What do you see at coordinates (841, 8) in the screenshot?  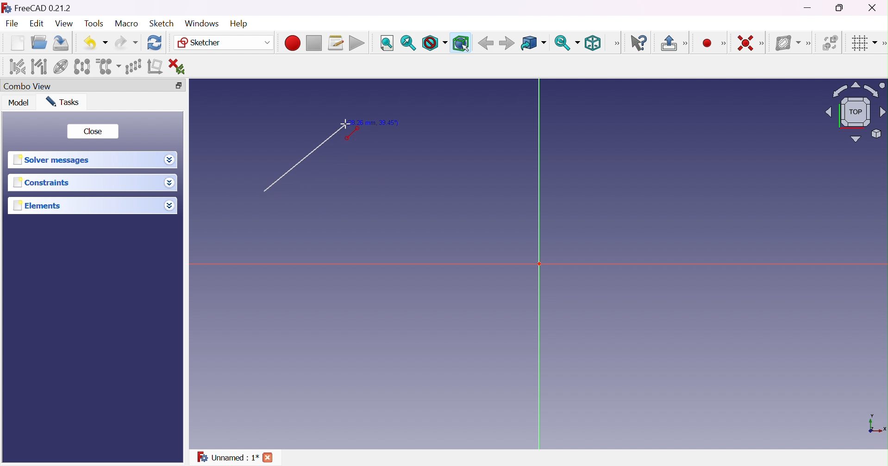 I see `Restore down` at bounding box center [841, 8].